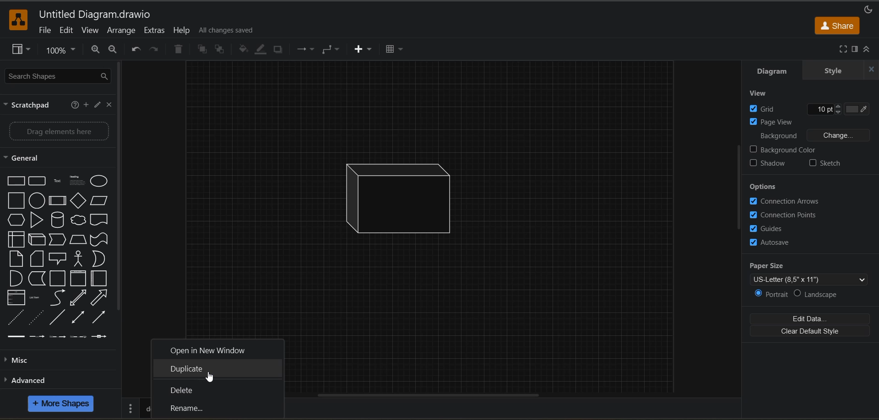  I want to click on connection arrows, so click(786, 202).